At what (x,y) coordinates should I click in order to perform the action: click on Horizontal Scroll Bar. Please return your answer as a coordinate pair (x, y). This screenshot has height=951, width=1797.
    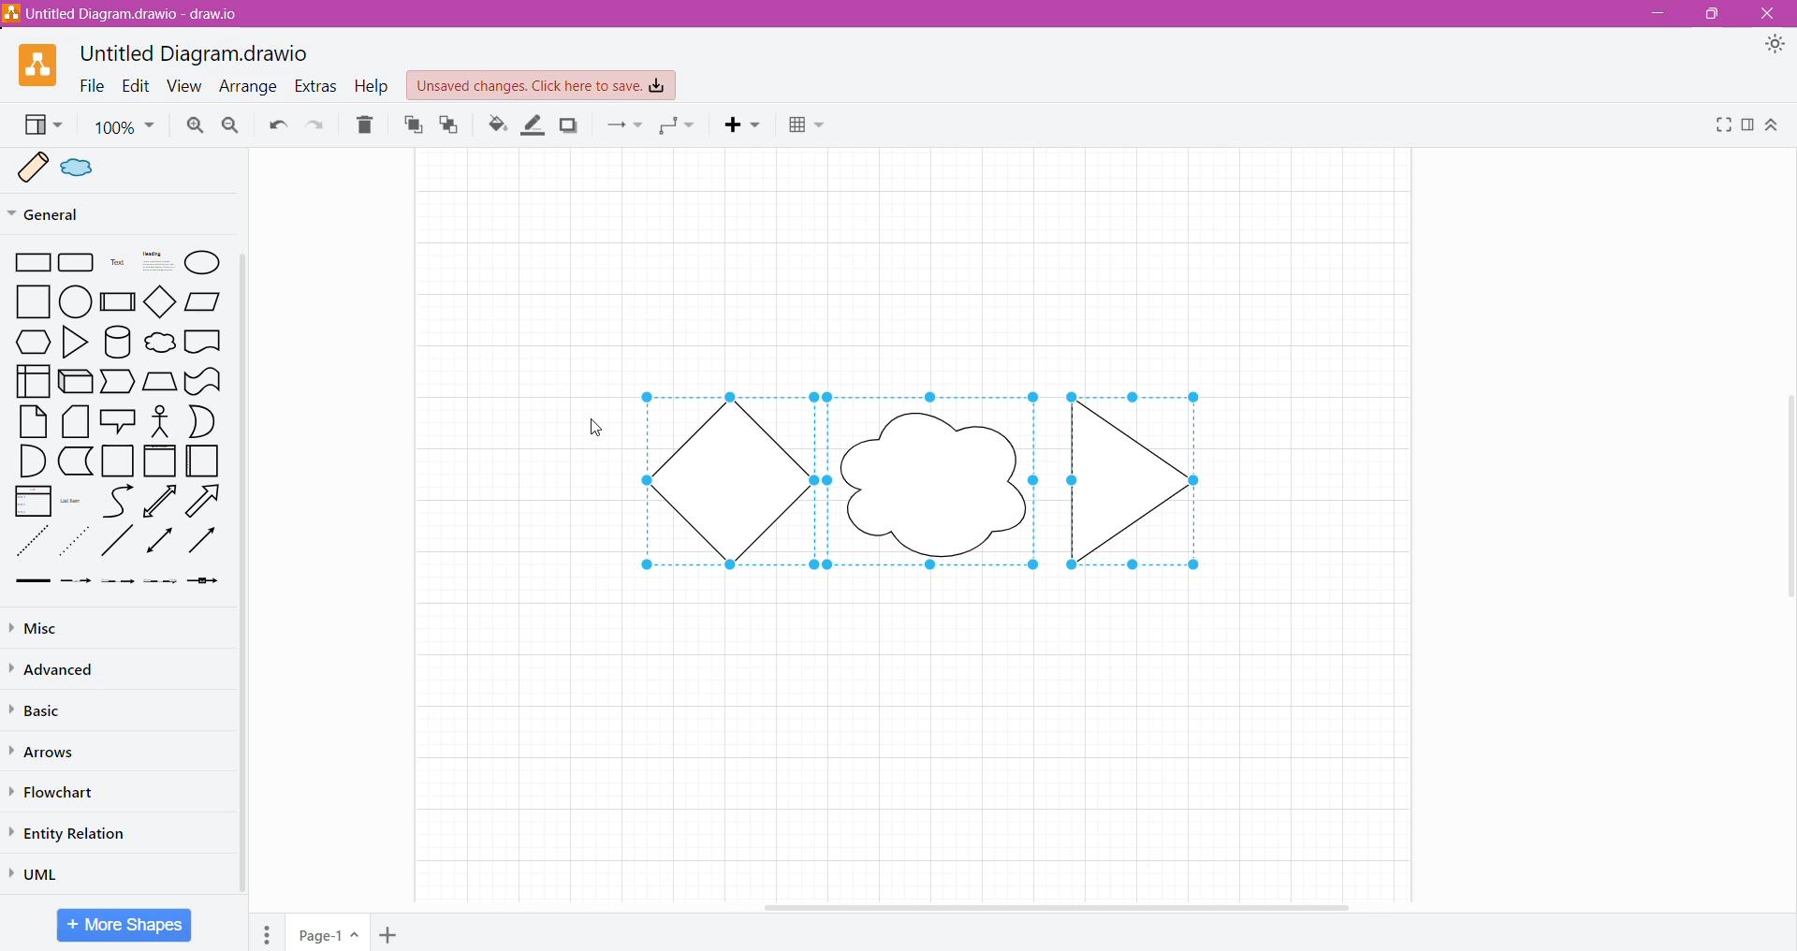
    Looking at the image, I should click on (1059, 905).